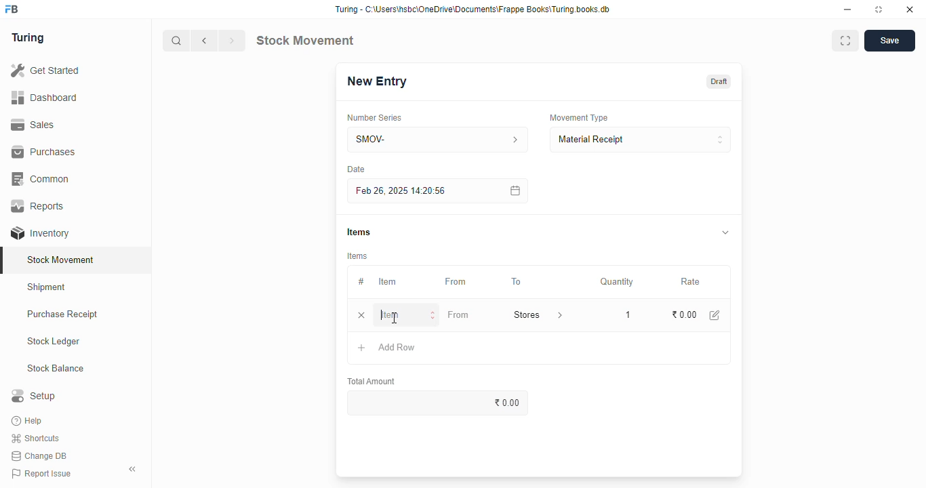 Image resolution: width=926 pixels, height=488 pixels. Describe the element at coordinates (12, 9) in the screenshot. I see `FB-logo` at that location.